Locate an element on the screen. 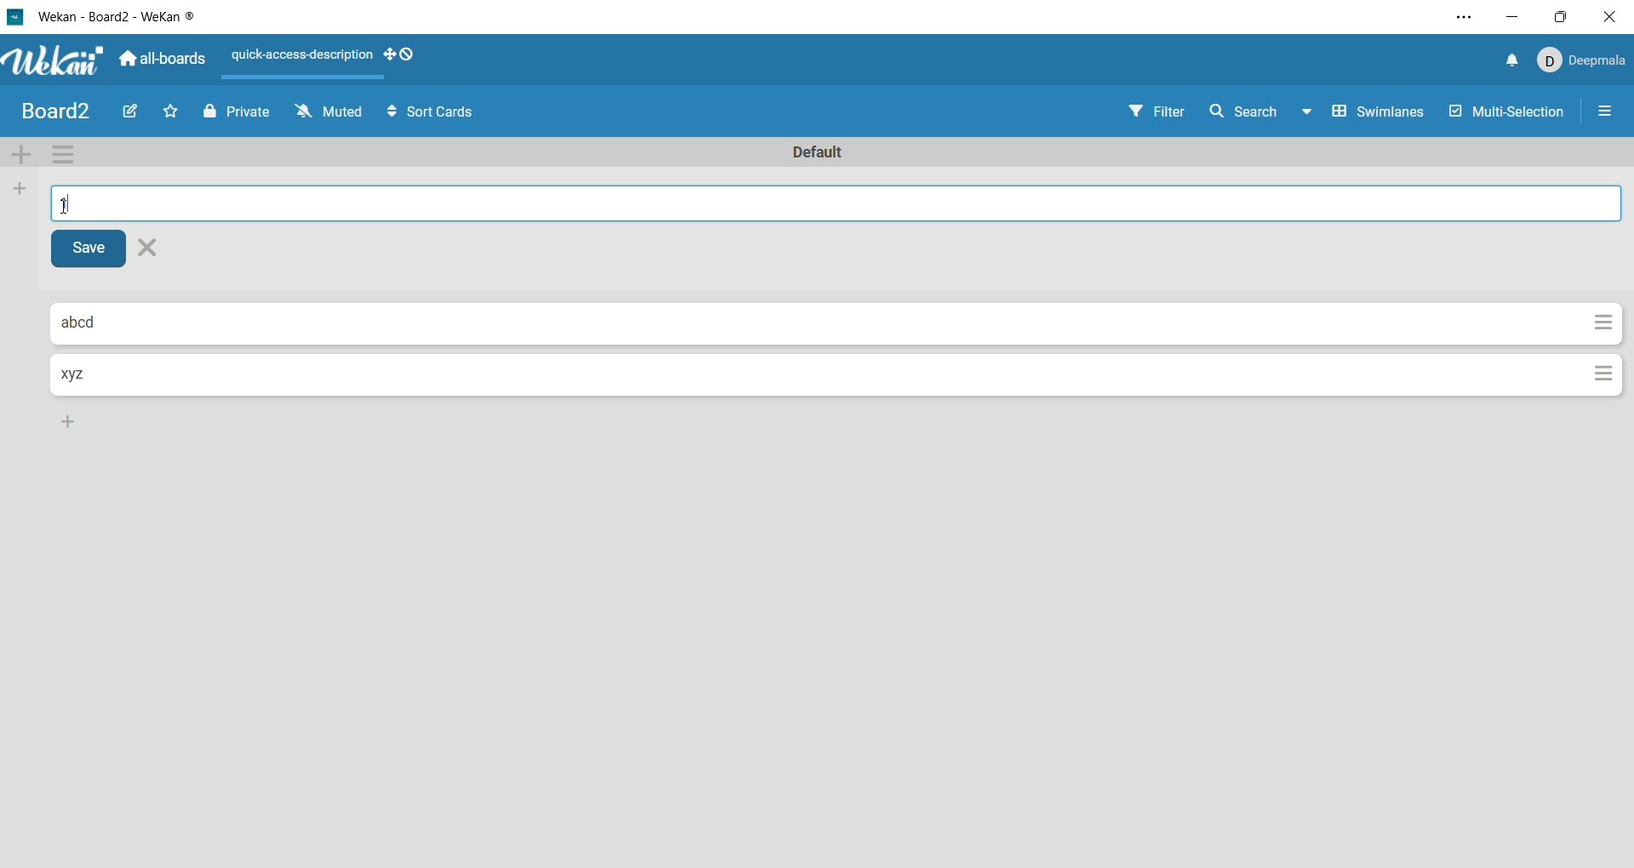 Image resolution: width=1634 pixels, height=868 pixels. add list is located at coordinates (19, 191).